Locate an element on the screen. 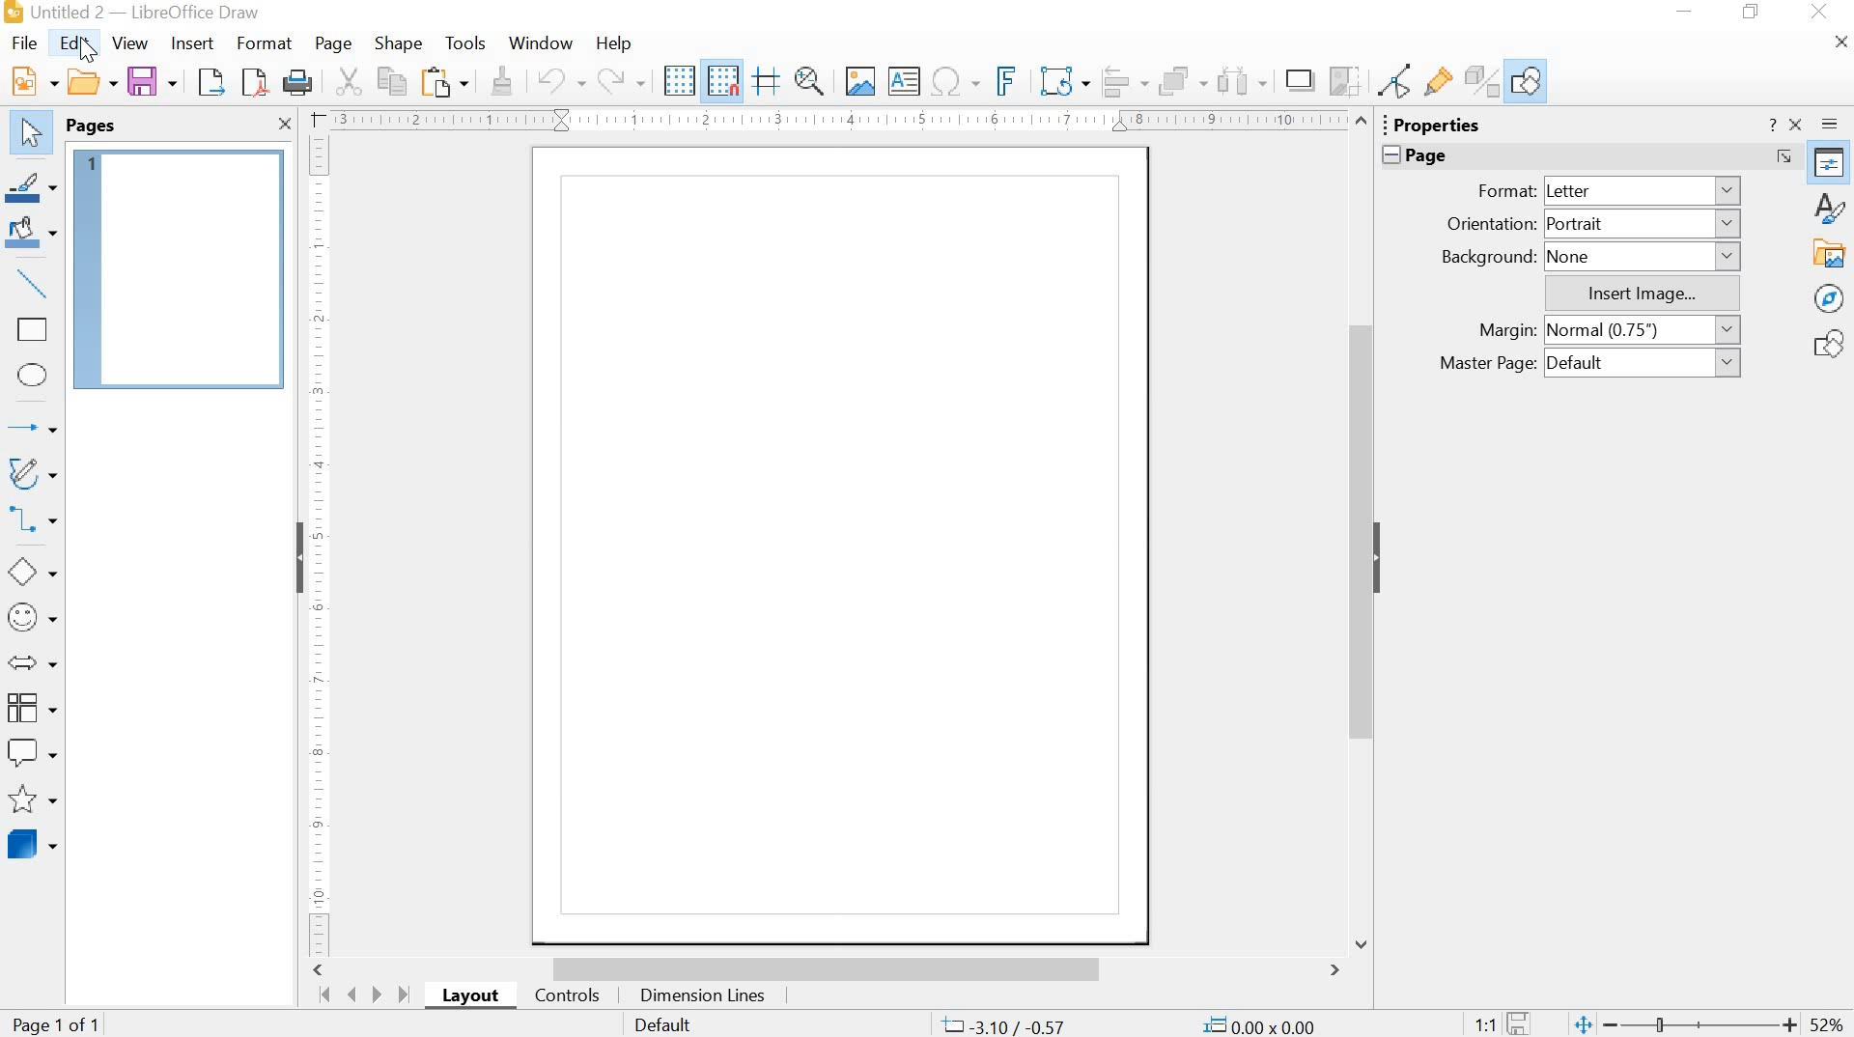 This screenshot has width=1854, height=1037. Background is located at coordinates (1488, 256).